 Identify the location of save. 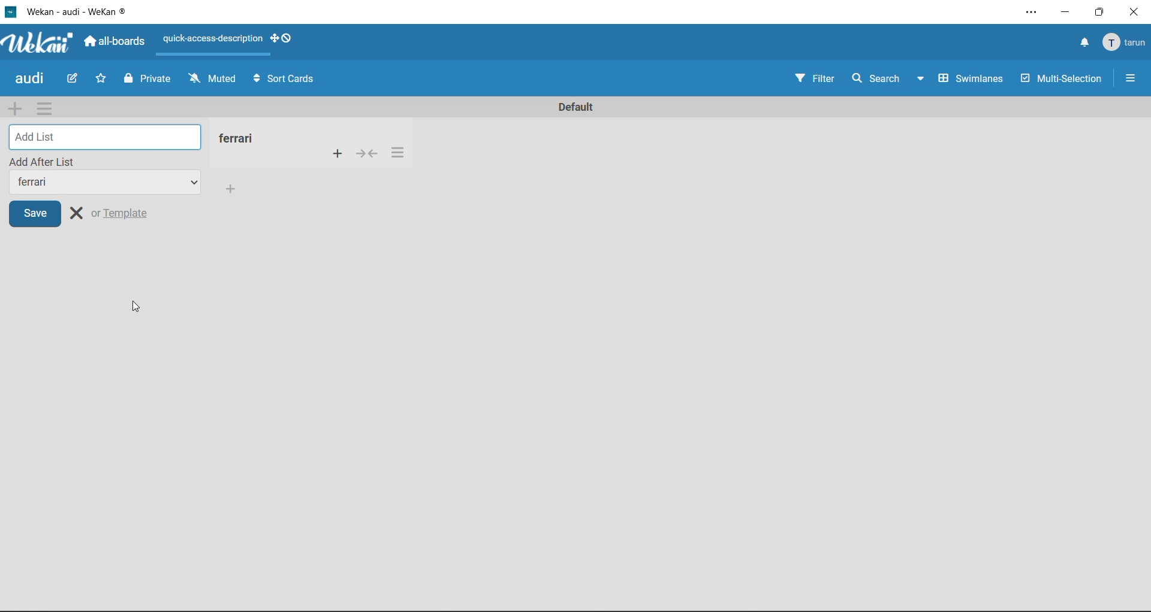
(37, 216).